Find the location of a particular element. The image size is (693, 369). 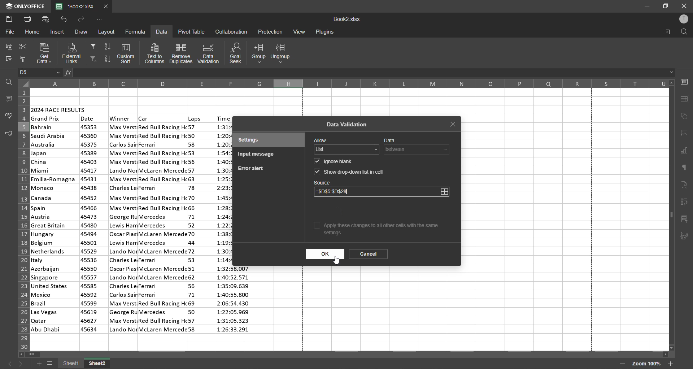

allow is located at coordinates (347, 150).